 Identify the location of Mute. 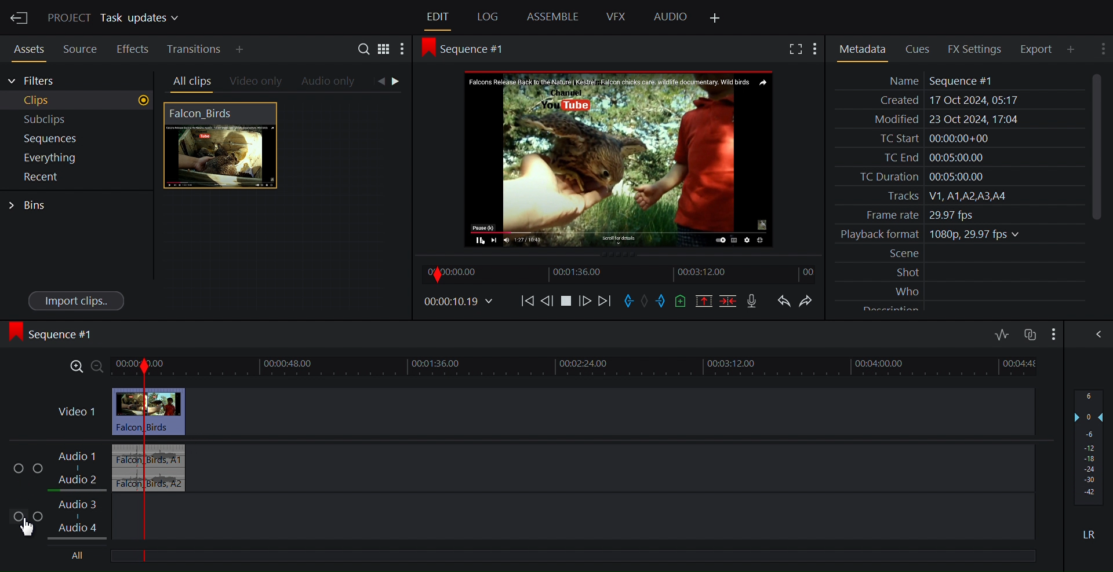
(1090, 534).